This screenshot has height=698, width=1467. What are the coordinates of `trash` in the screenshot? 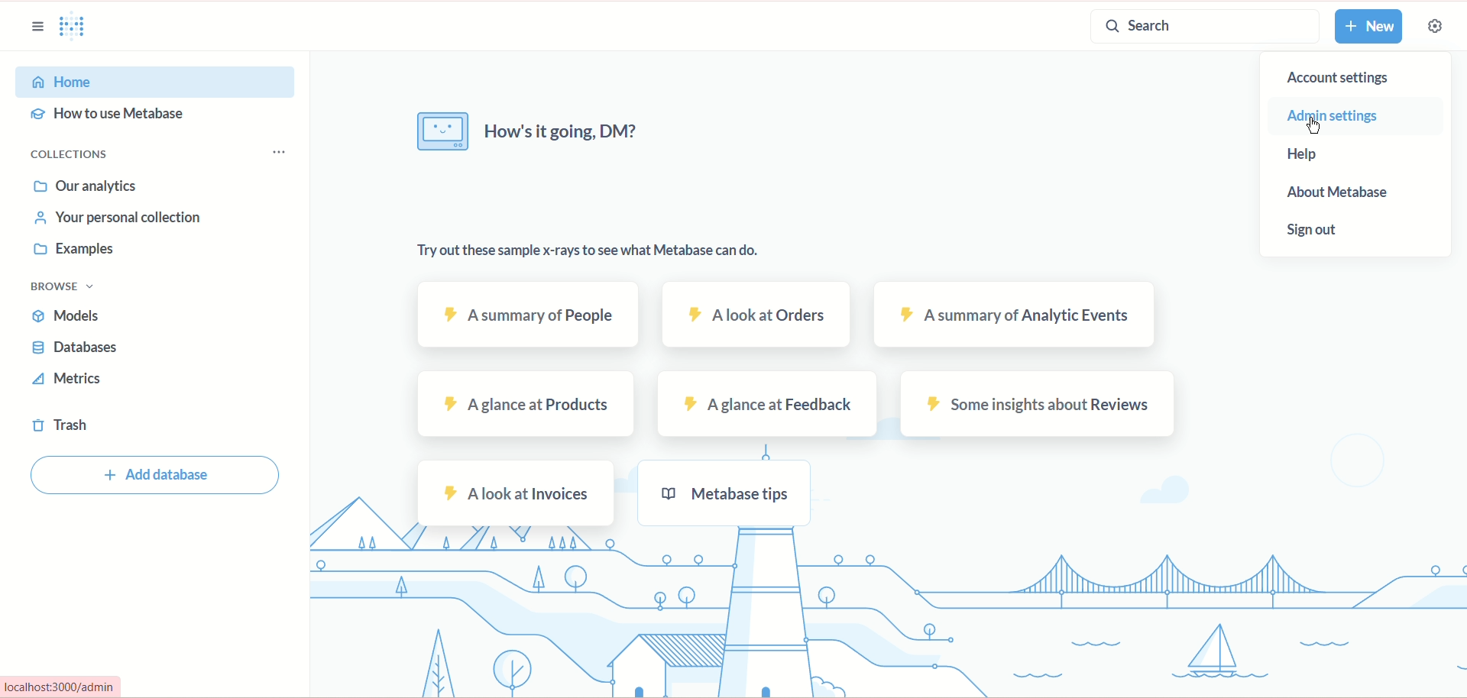 It's located at (60, 423).